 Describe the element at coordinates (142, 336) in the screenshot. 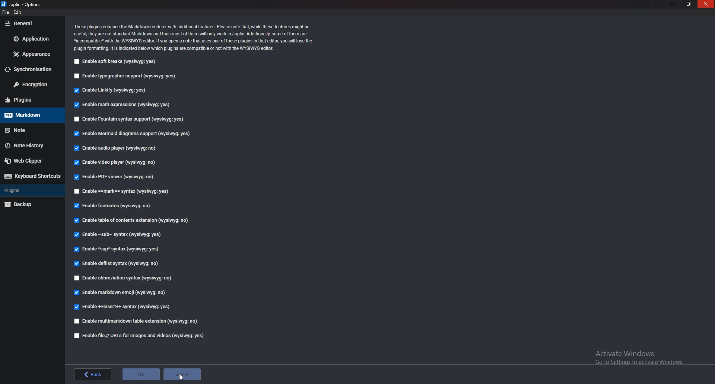

I see `Enable file urls for images and videos` at that location.